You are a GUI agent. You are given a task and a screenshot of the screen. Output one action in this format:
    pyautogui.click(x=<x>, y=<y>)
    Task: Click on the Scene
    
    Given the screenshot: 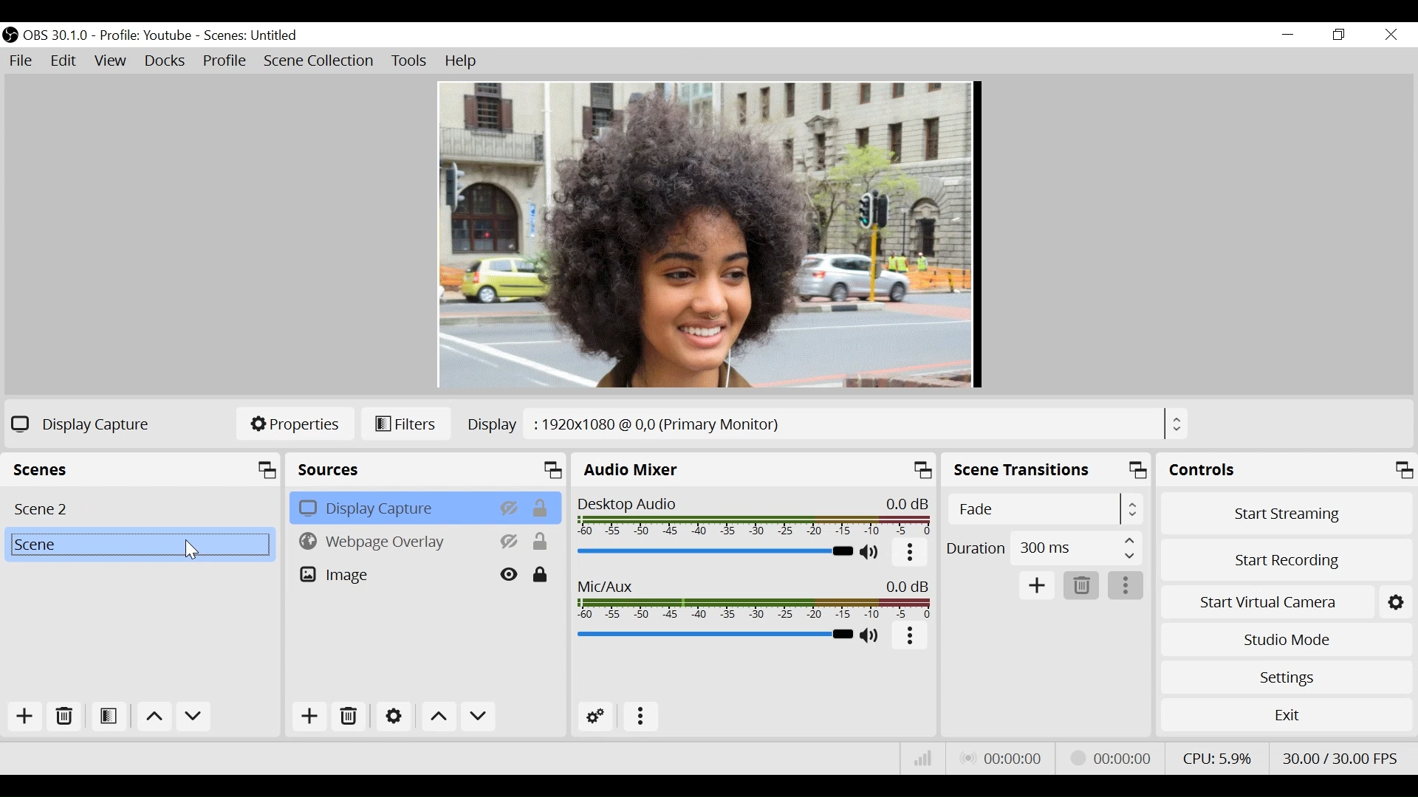 What is the action you would take?
    pyautogui.click(x=140, y=507)
    